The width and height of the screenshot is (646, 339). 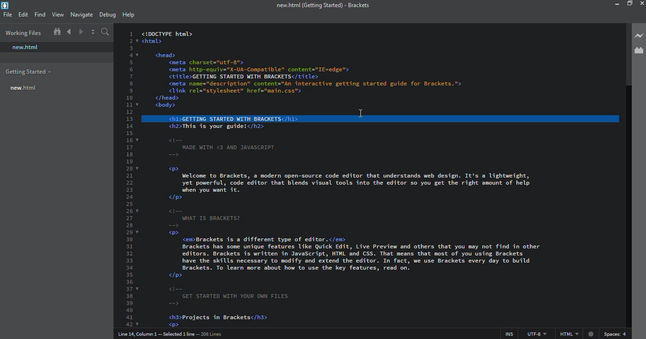 I want to click on line selected, so click(x=234, y=118).